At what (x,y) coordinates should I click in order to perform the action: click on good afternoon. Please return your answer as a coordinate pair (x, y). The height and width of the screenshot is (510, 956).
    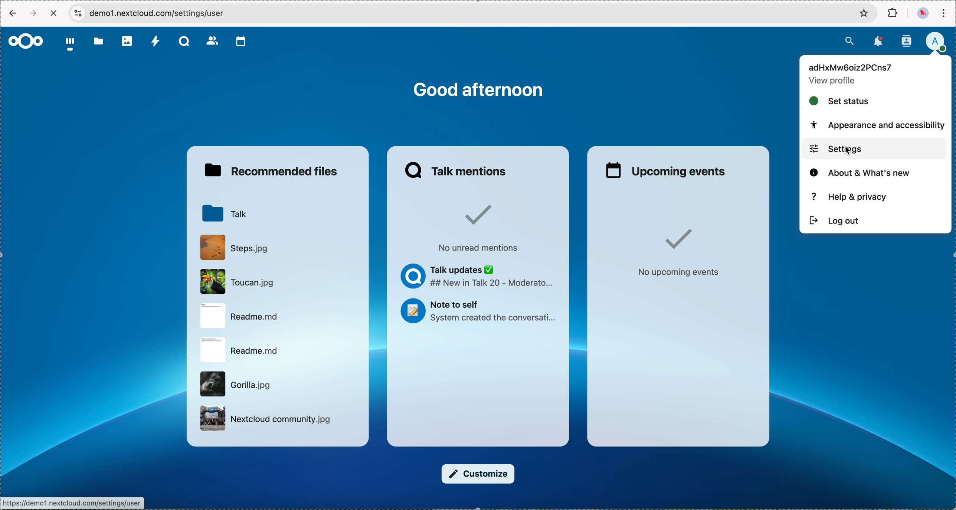
    Looking at the image, I should click on (478, 89).